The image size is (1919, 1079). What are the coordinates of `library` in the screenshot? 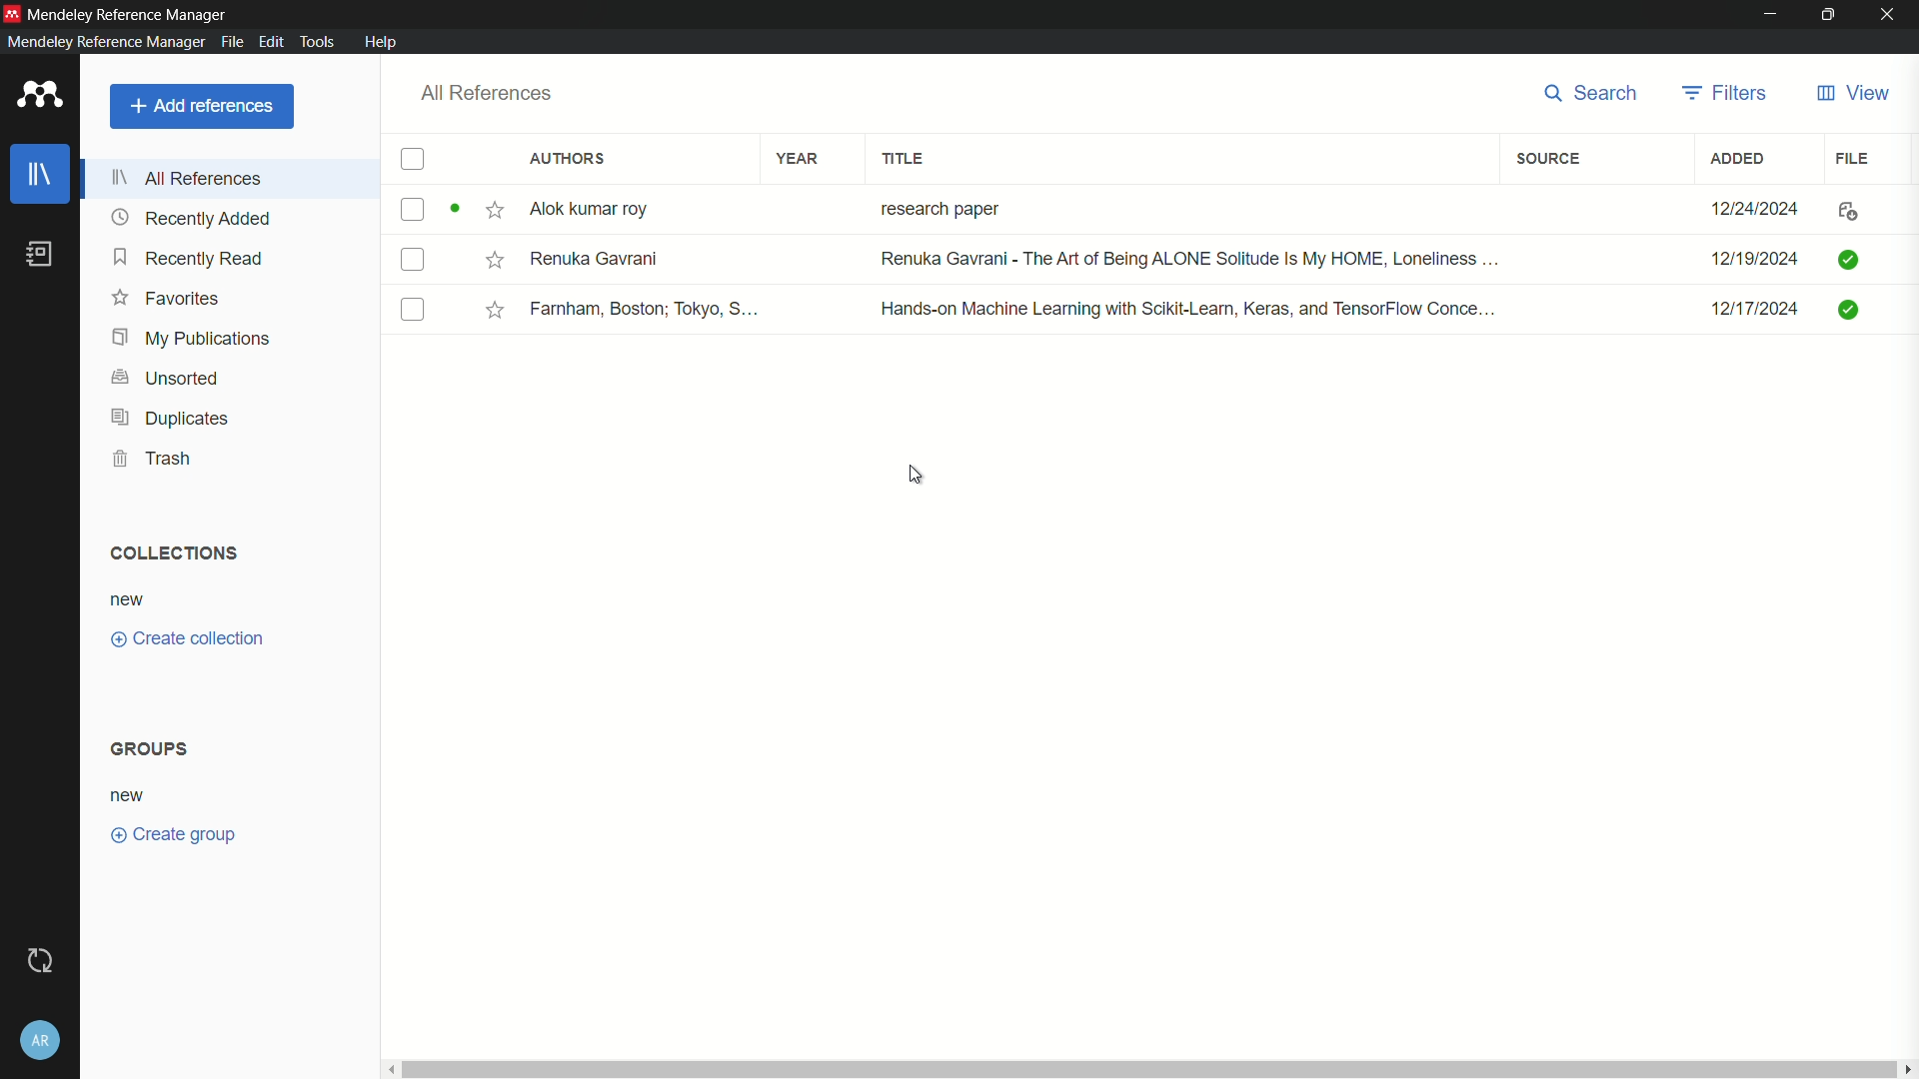 It's located at (41, 174).